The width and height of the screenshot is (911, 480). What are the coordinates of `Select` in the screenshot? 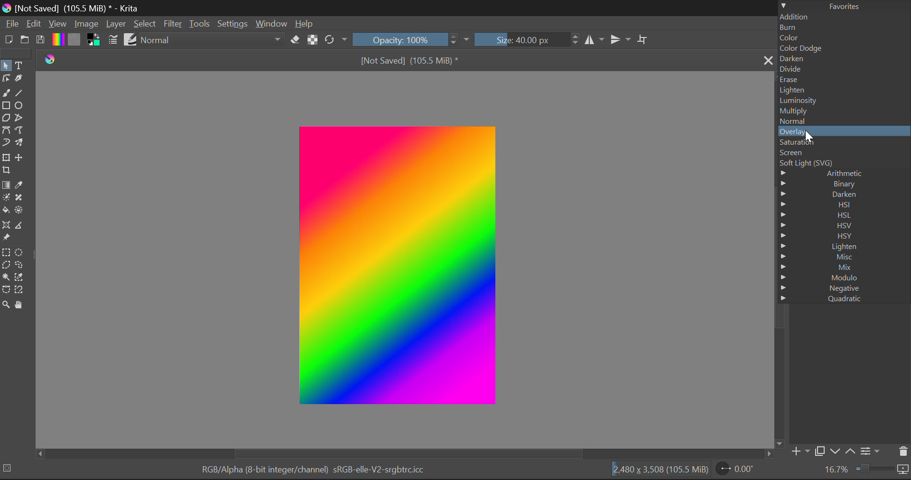 It's located at (6, 65).